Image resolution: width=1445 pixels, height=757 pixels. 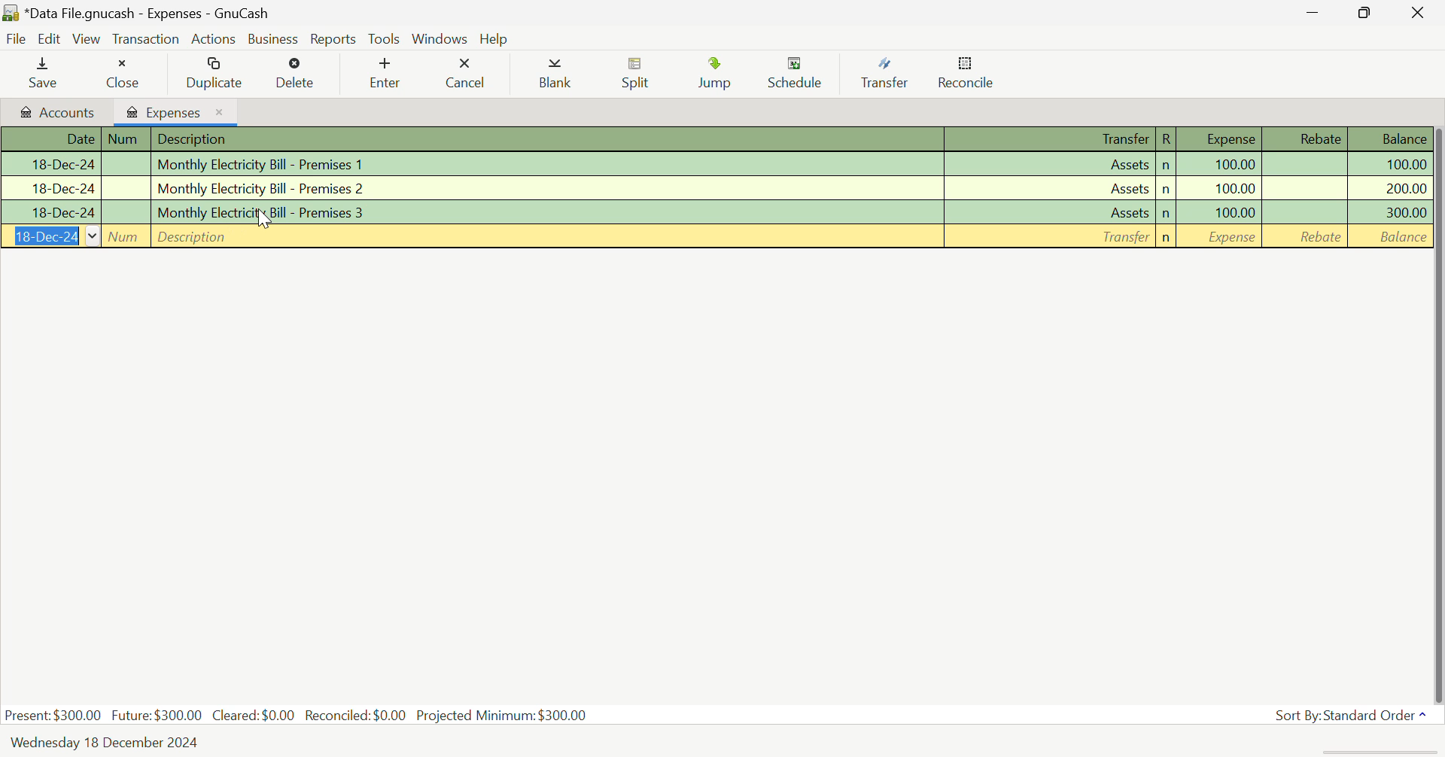 I want to click on Monthly Electricity Bill - Premises 1, so click(x=714, y=166).